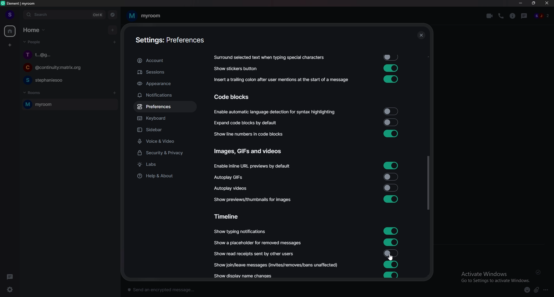 The width and height of the screenshot is (554, 297). What do you see at coordinates (391, 264) in the screenshot?
I see `toggle` at bounding box center [391, 264].